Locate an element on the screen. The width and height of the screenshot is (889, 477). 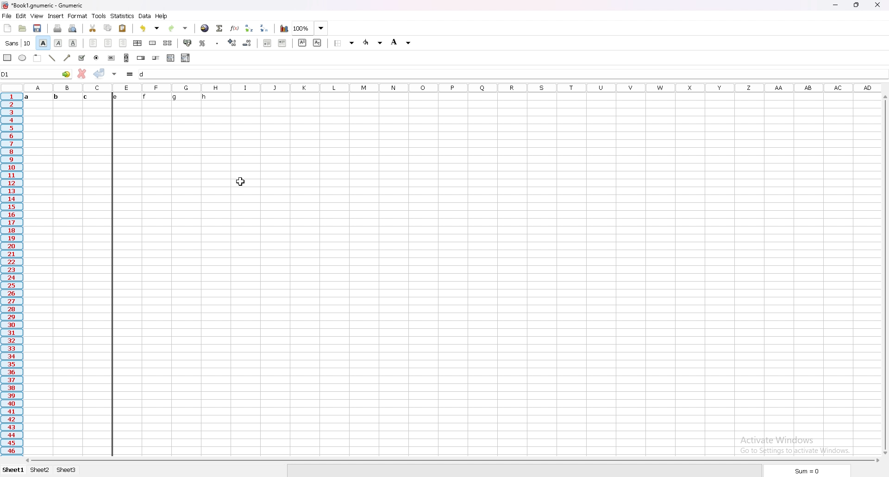
summation is located at coordinates (220, 28).